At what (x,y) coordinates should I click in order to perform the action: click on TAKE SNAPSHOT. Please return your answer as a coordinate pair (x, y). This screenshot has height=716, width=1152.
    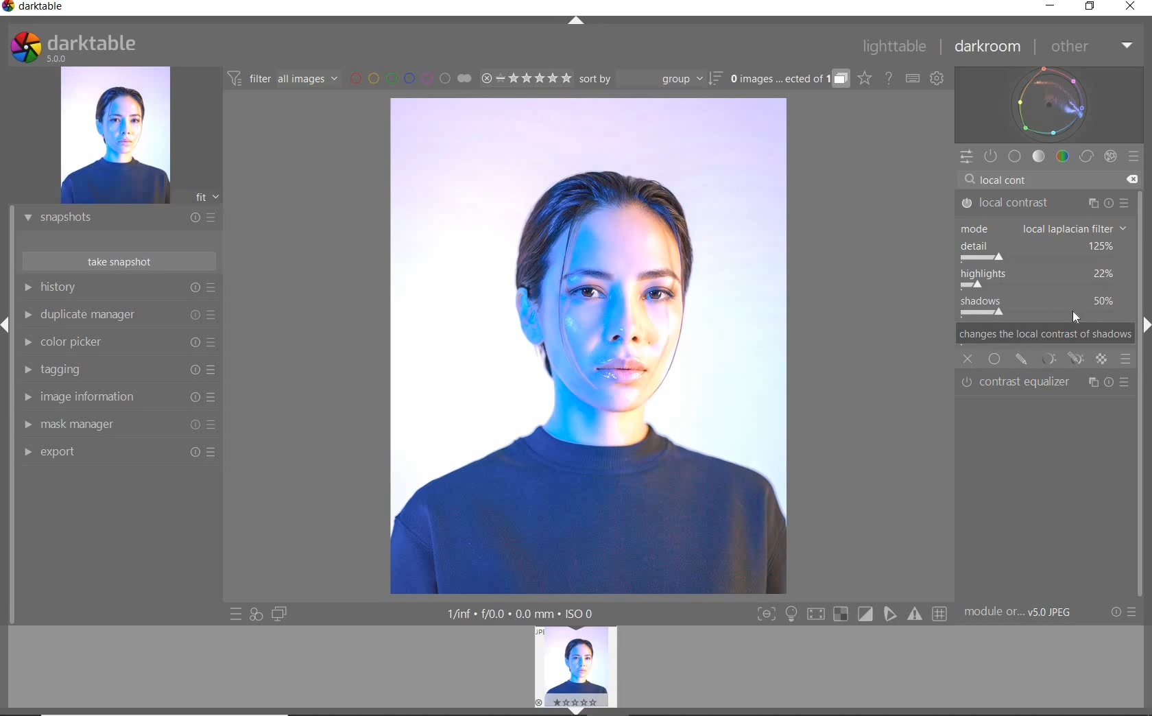
    Looking at the image, I should click on (118, 261).